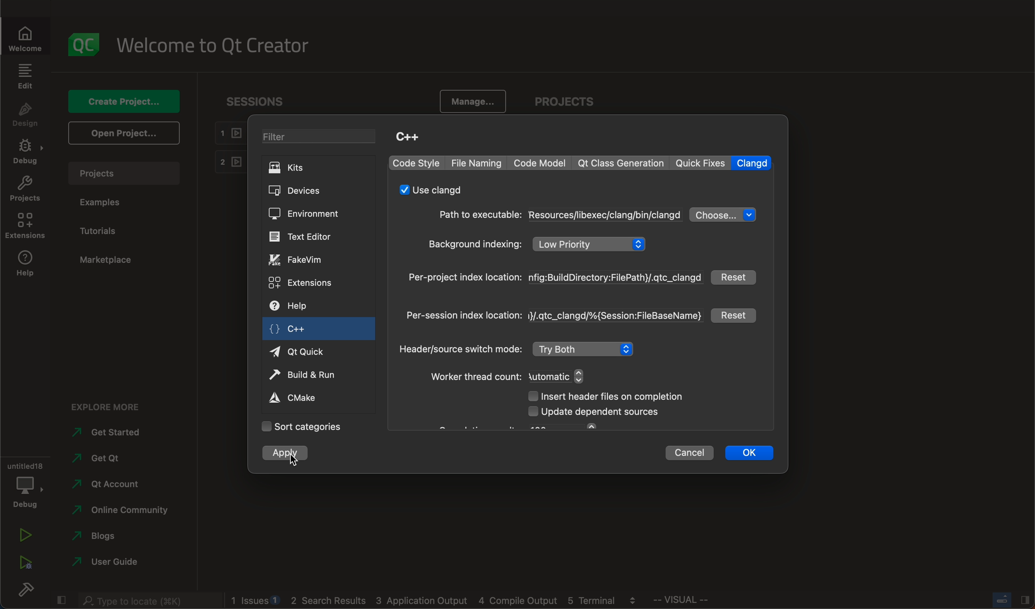  Describe the element at coordinates (622, 164) in the screenshot. I see `qt` at that location.